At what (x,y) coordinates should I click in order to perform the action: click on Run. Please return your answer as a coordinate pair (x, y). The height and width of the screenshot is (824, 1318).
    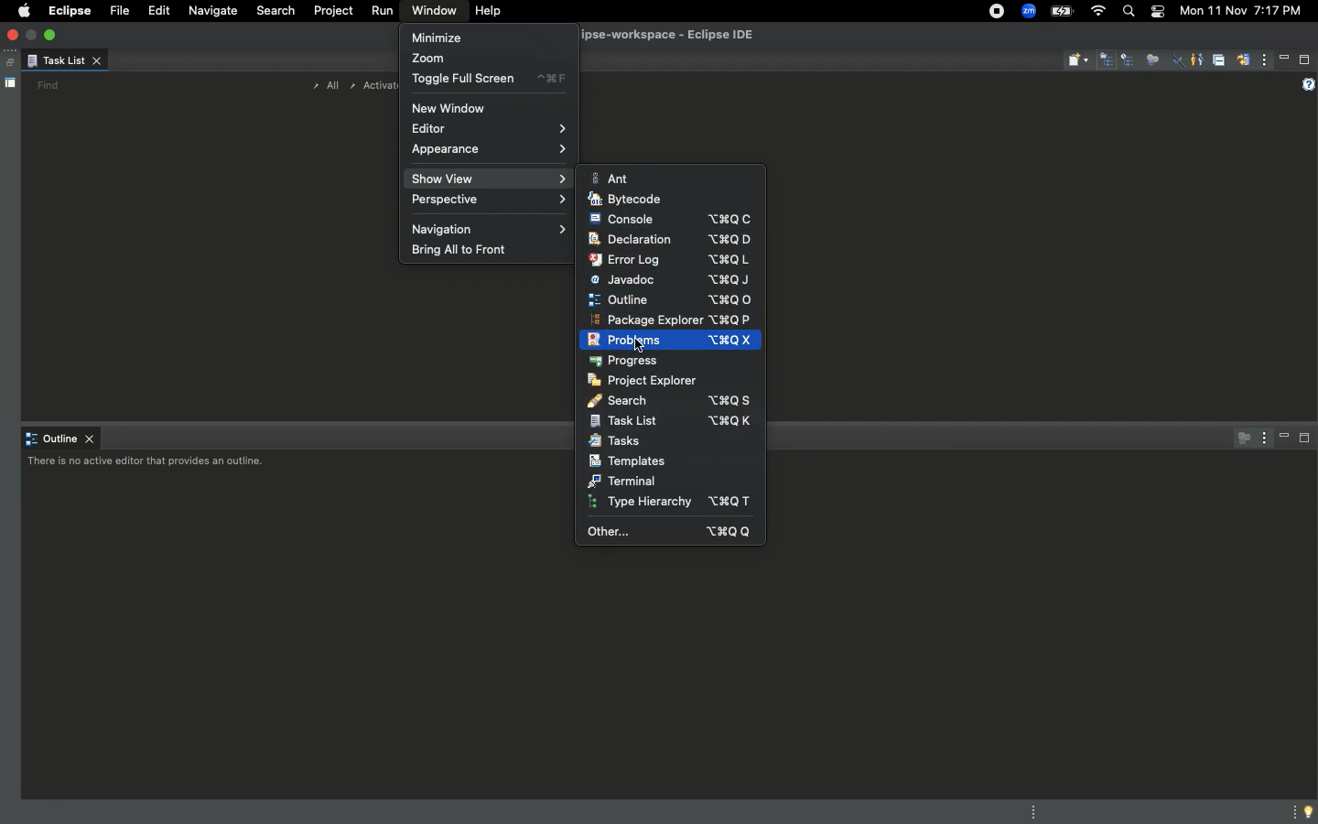
    Looking at the image, I should click on (380, 12).